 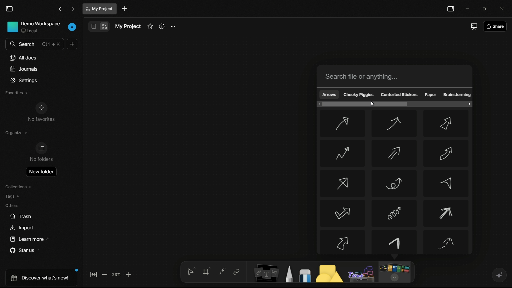 What do you see at coordinates (24, 69) in the screenshot?
I see `journals` at bounding box center [24, 69].